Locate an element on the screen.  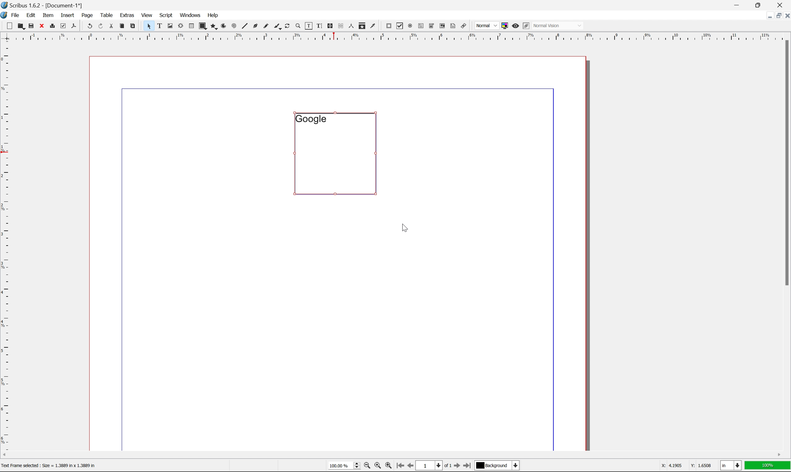
copy is located at coordinates (123, 26).